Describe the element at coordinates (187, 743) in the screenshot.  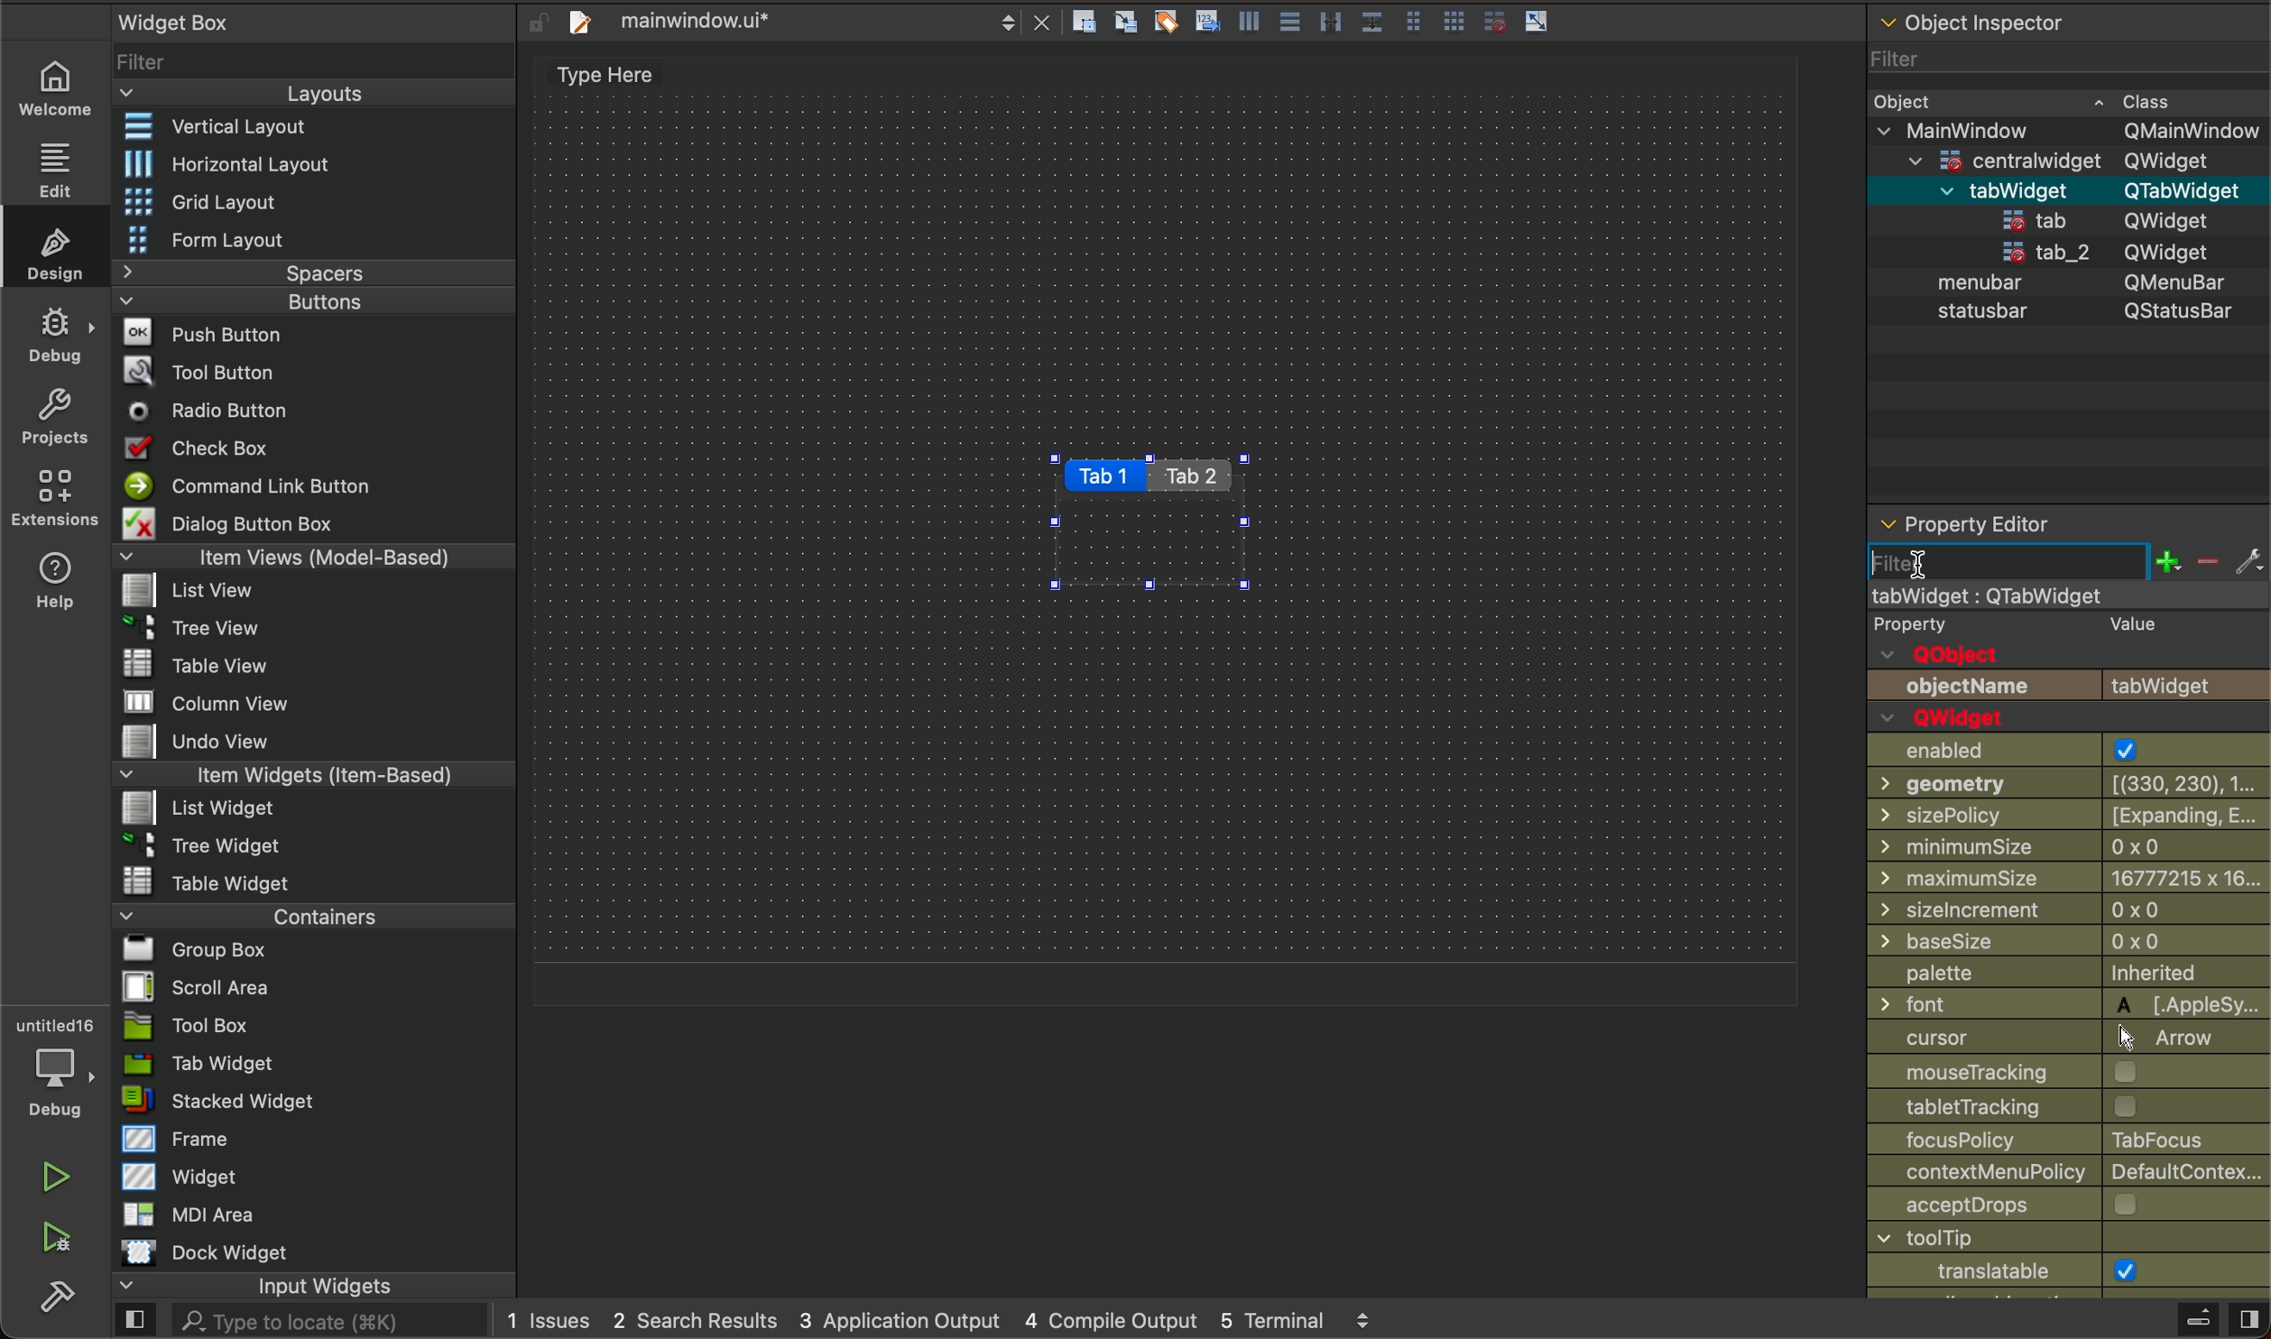
I see `Undo View` at that location.